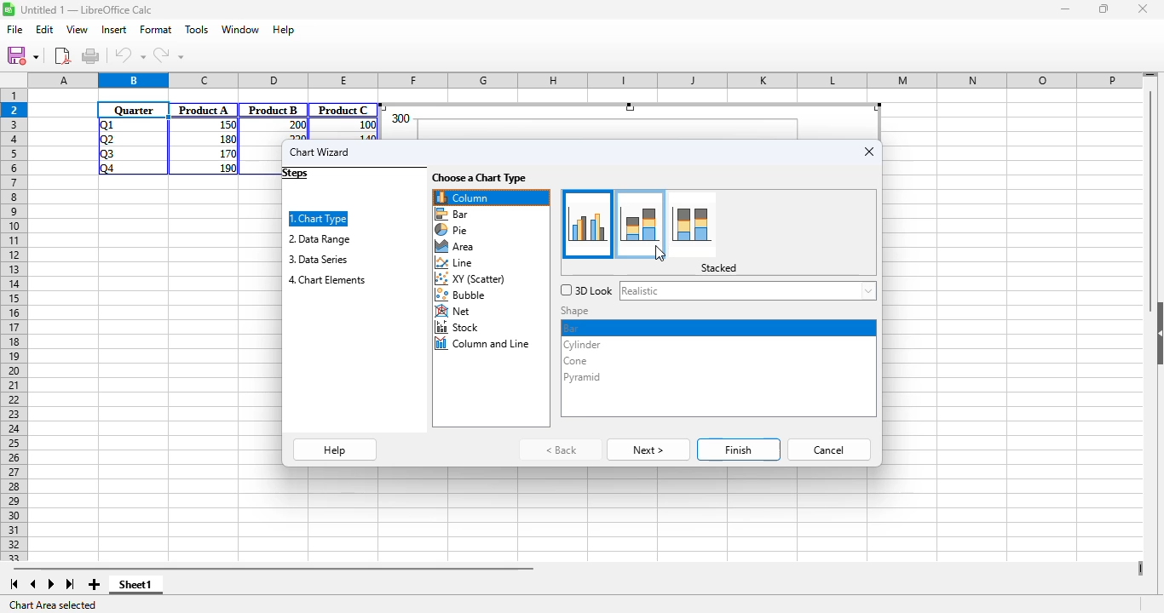 The height and width of the screenshot is (613, 1164). I want to click on minimize, so click(1066, 10).